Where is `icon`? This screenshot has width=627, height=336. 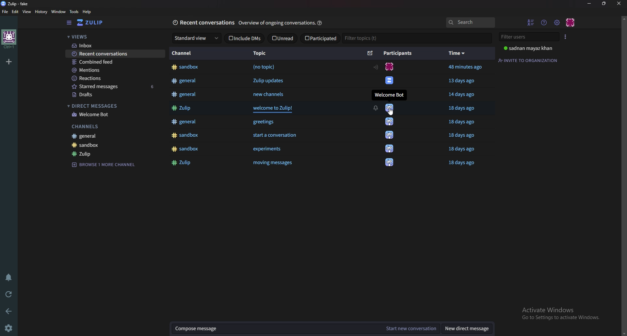 icon is located at coordinates (389, 67).